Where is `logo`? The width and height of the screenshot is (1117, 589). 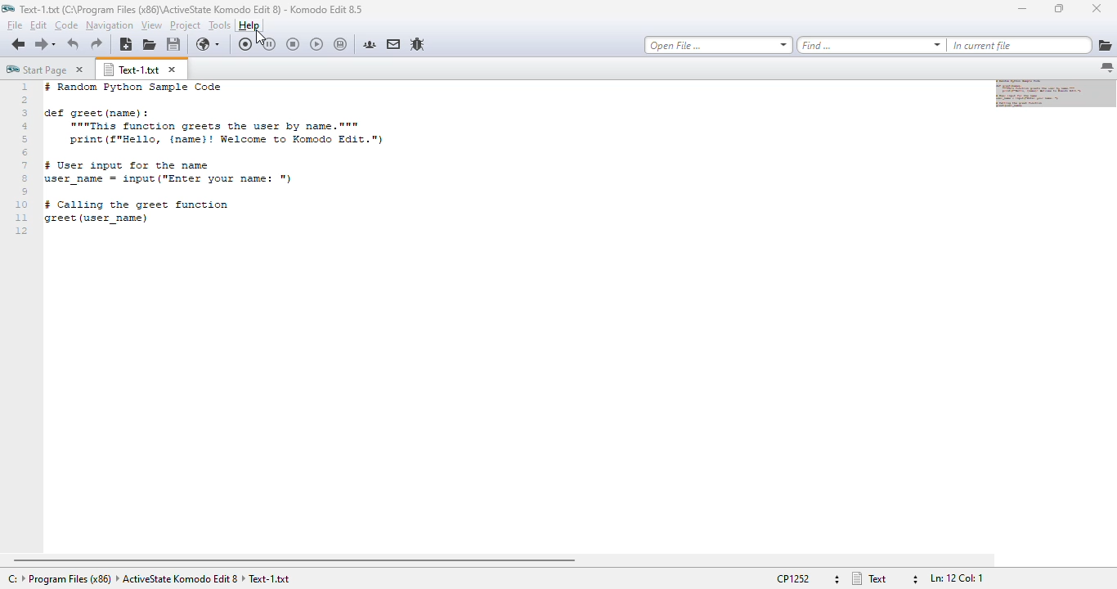
logo is located at coordinates (8, 8).